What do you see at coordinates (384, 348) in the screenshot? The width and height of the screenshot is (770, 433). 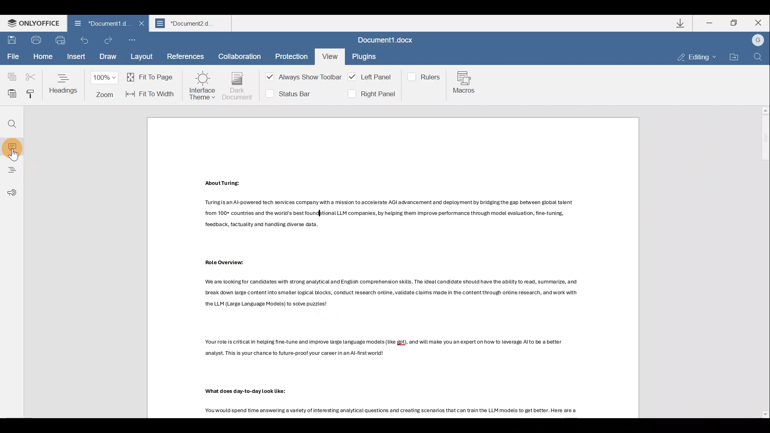 I see `` at bounding box center [384, 348].